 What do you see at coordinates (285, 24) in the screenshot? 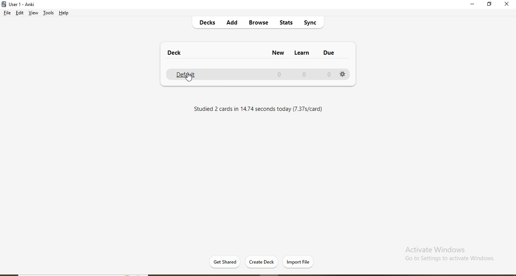
I see `stats` at bounding box center [285, 24].